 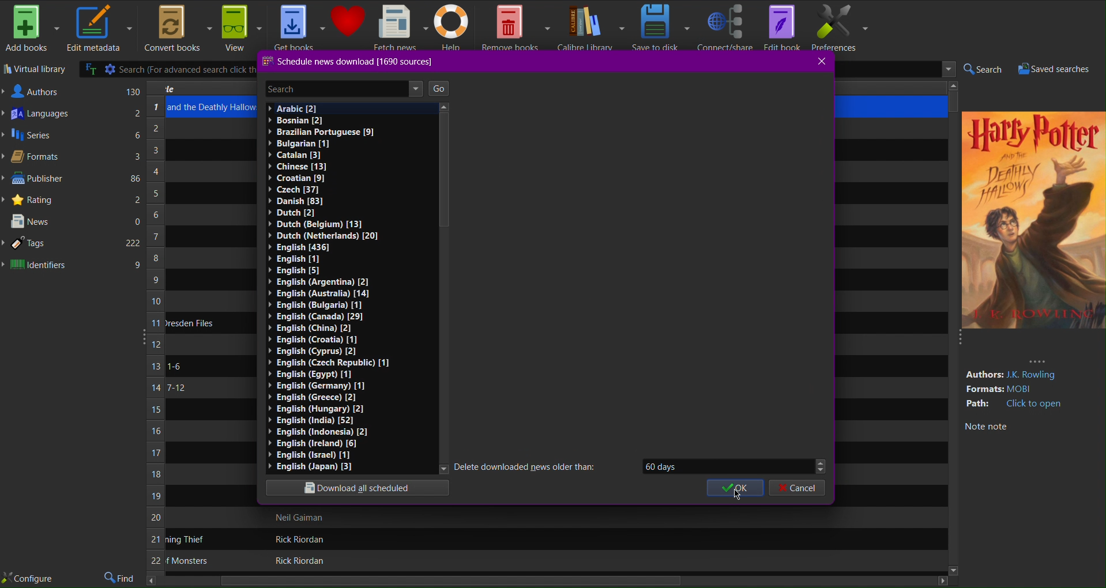 What do you see at coordinates (319, 306) in the screenshot?
I see `English (bulgaria) [1]` at bounding box center [319, 306].